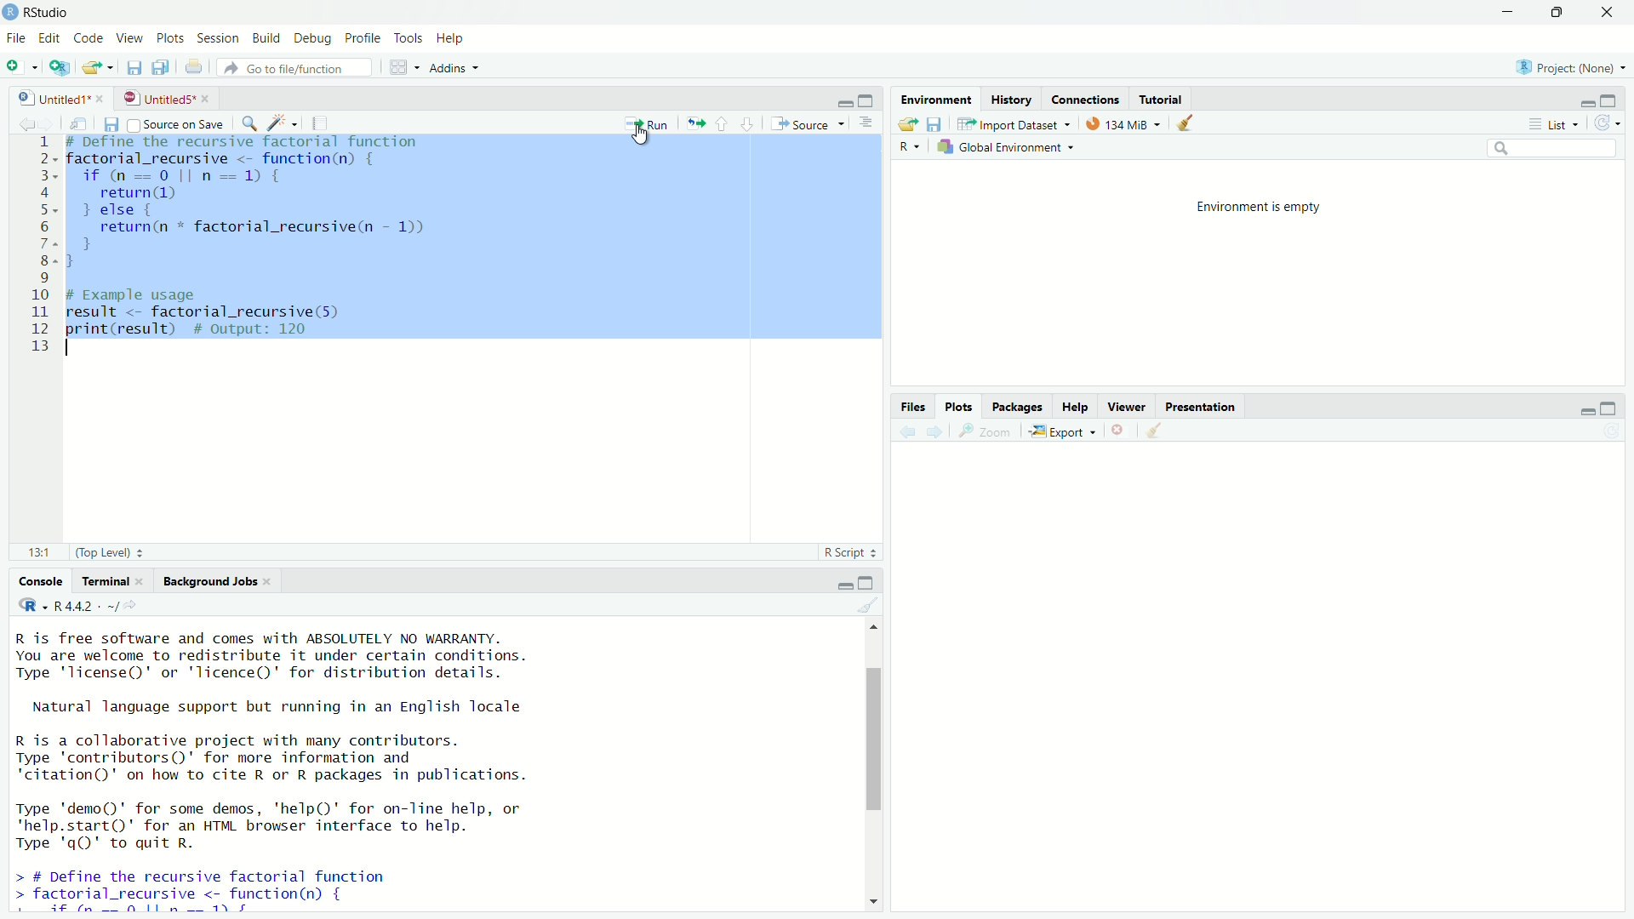 The width and height of the screenshot is (1634, 919). I want to click on R 4.2.2~/, so click(83, 605).